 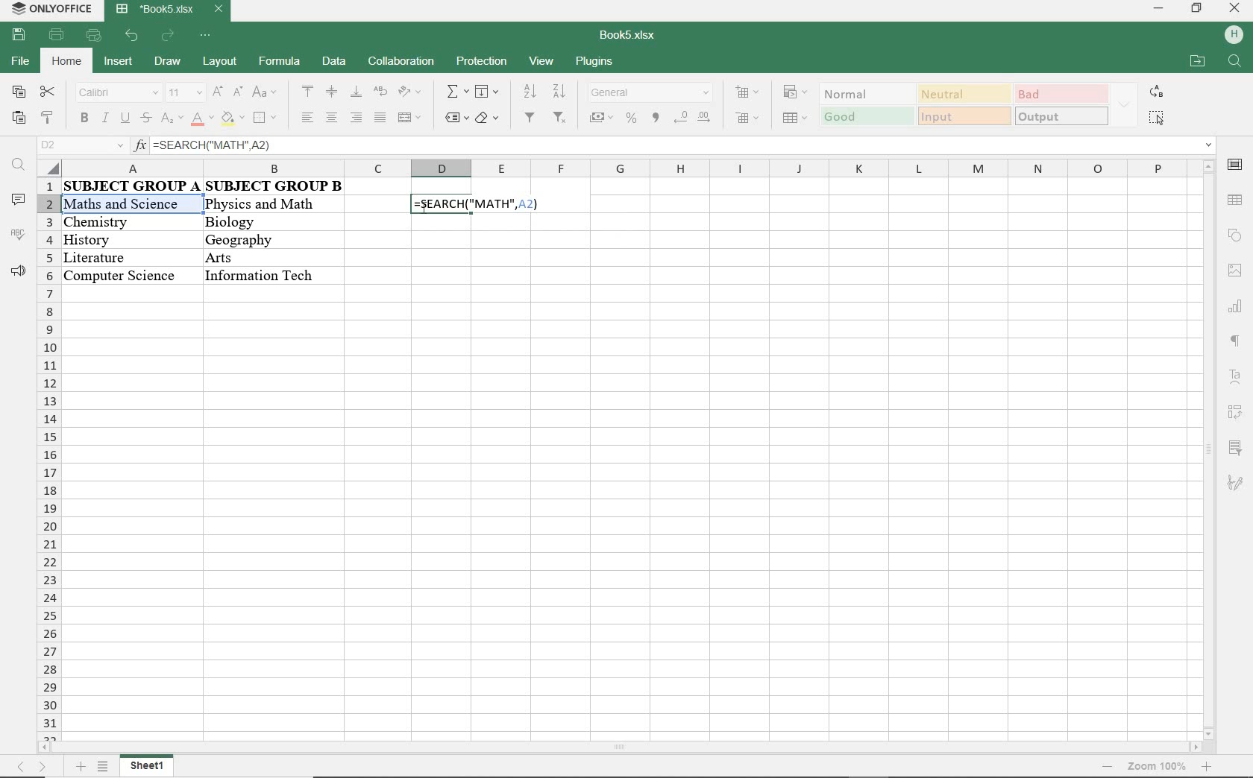 What do you see at coordinates (116, 254) in the screenshot?
I see `literature` at bounding box center [116, 254].